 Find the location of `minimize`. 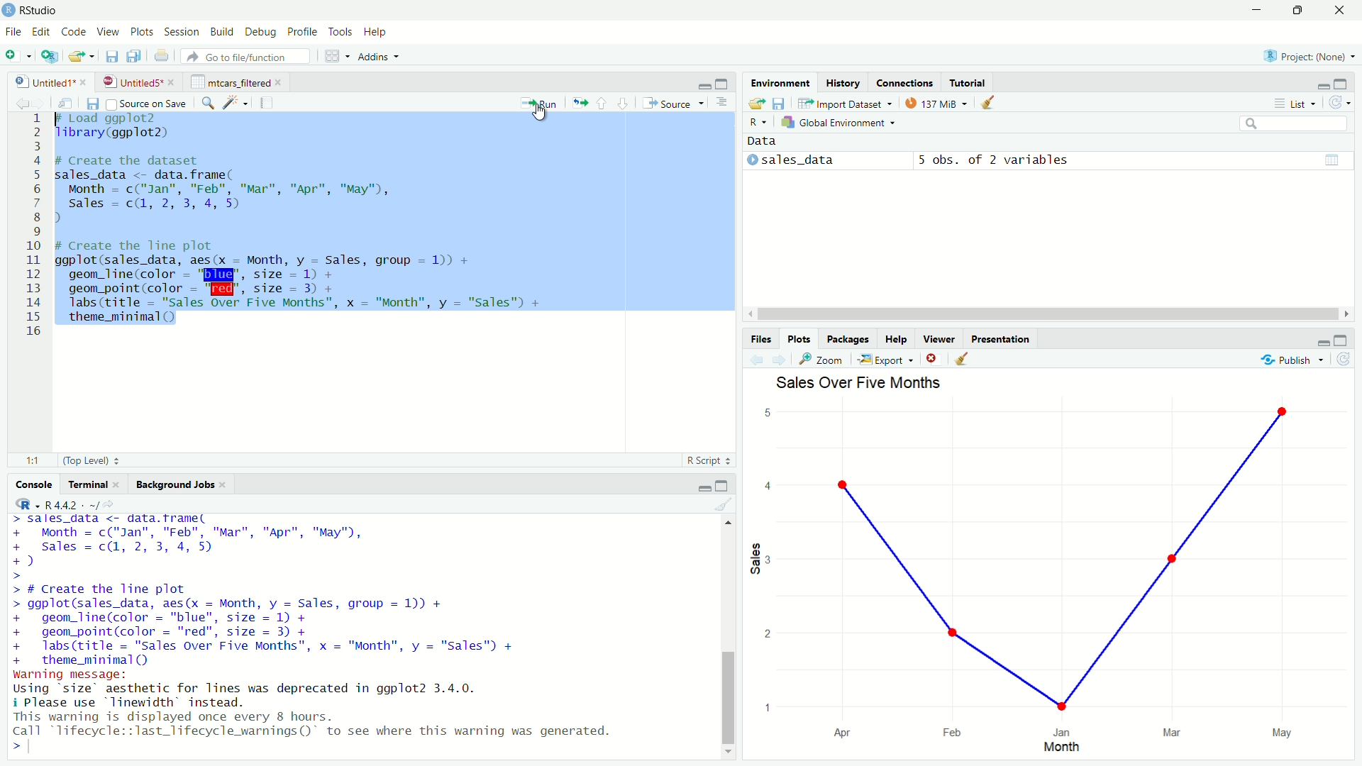

minimize is located at coordinates (702, 487).